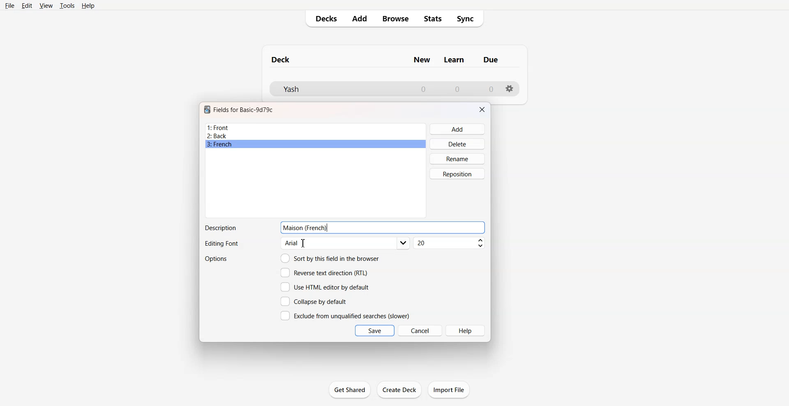  I want to click on Enter Description, so click(409, 228).